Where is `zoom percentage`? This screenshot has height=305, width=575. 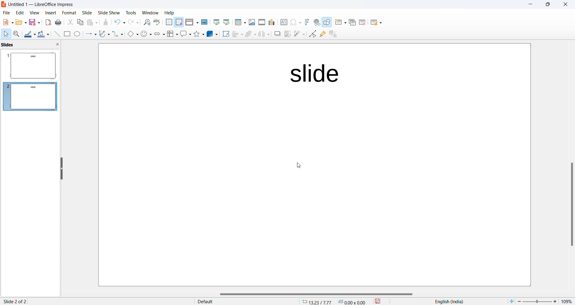
zoom percentage is located at coordinates (568, 301).